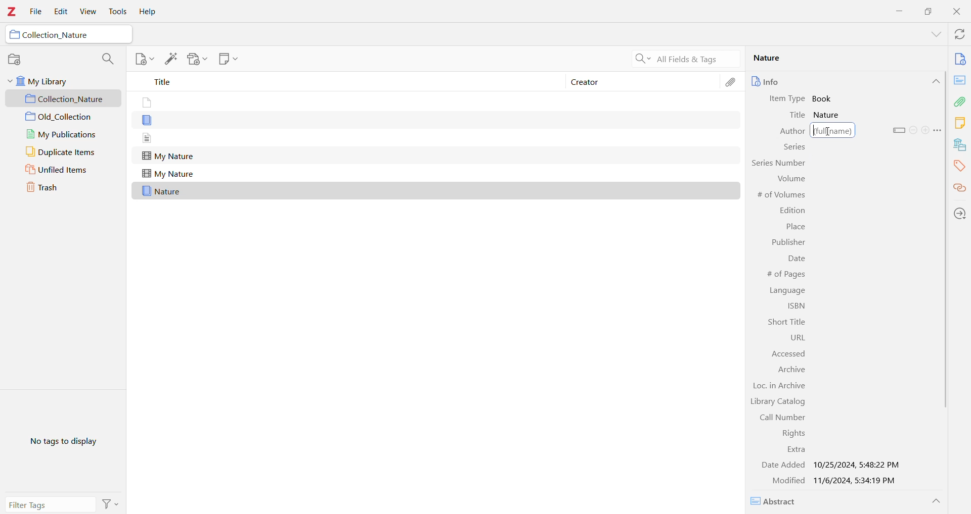 Image resolution: width=971 pixels, height=514 pixels. What do you see at coordinates (61, 152) in the screenshot?
I see `Duplicate Items` at bounding box center [61, 152].